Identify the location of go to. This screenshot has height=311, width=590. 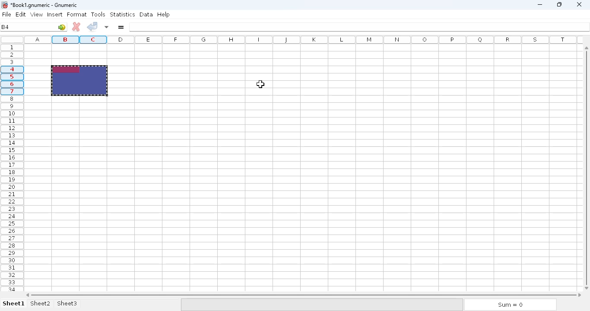
(62, 27).